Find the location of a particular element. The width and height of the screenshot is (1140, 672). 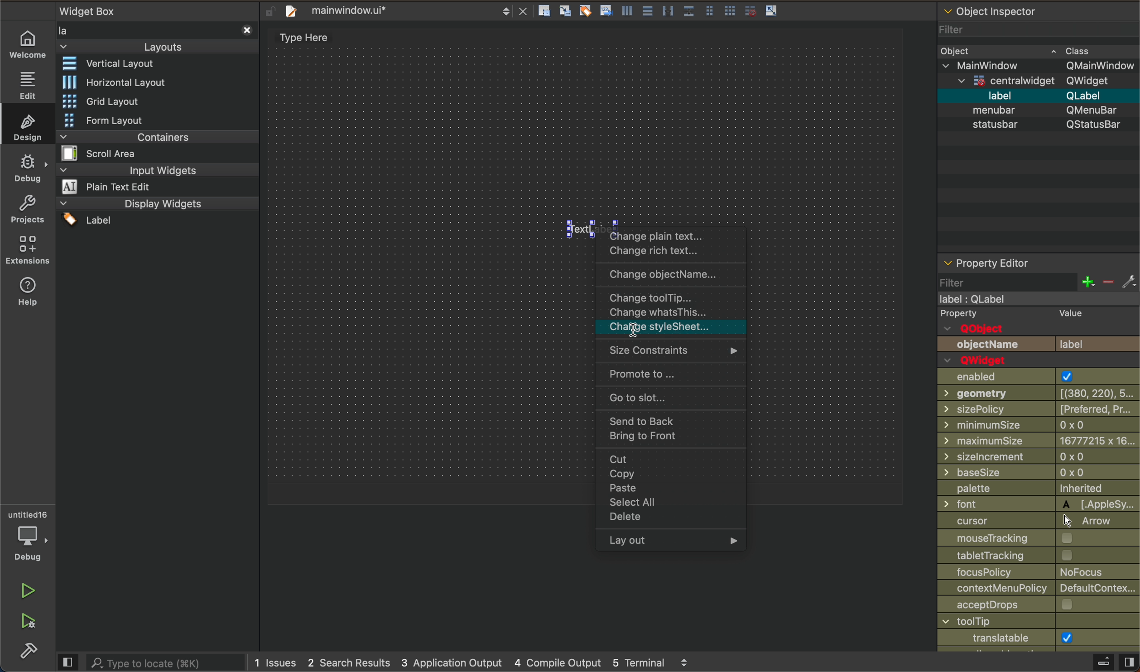

vertical layout is located at coordinates (117, 64).